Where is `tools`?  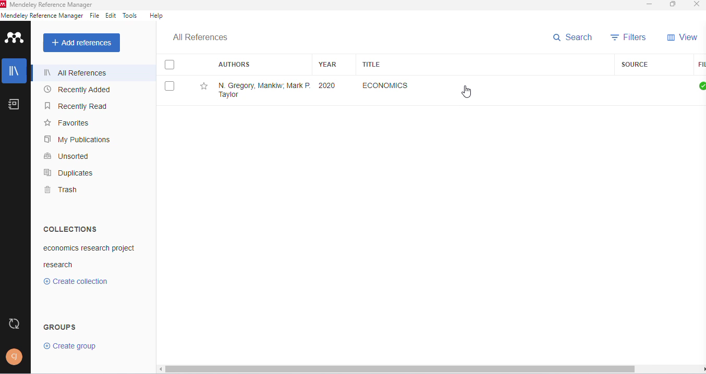
tools is located at coordinates (130, 16).